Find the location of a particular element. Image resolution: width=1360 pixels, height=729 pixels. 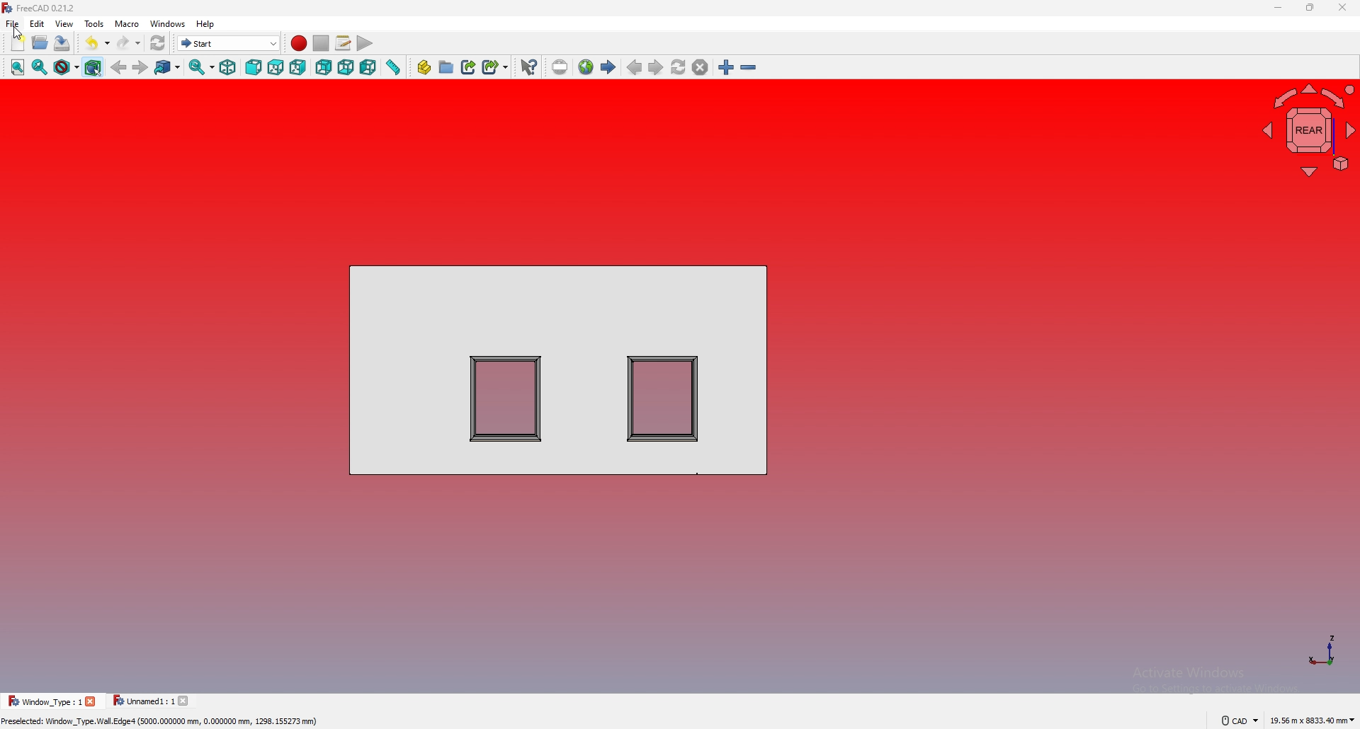

close is located at coordinates (1342, 8).